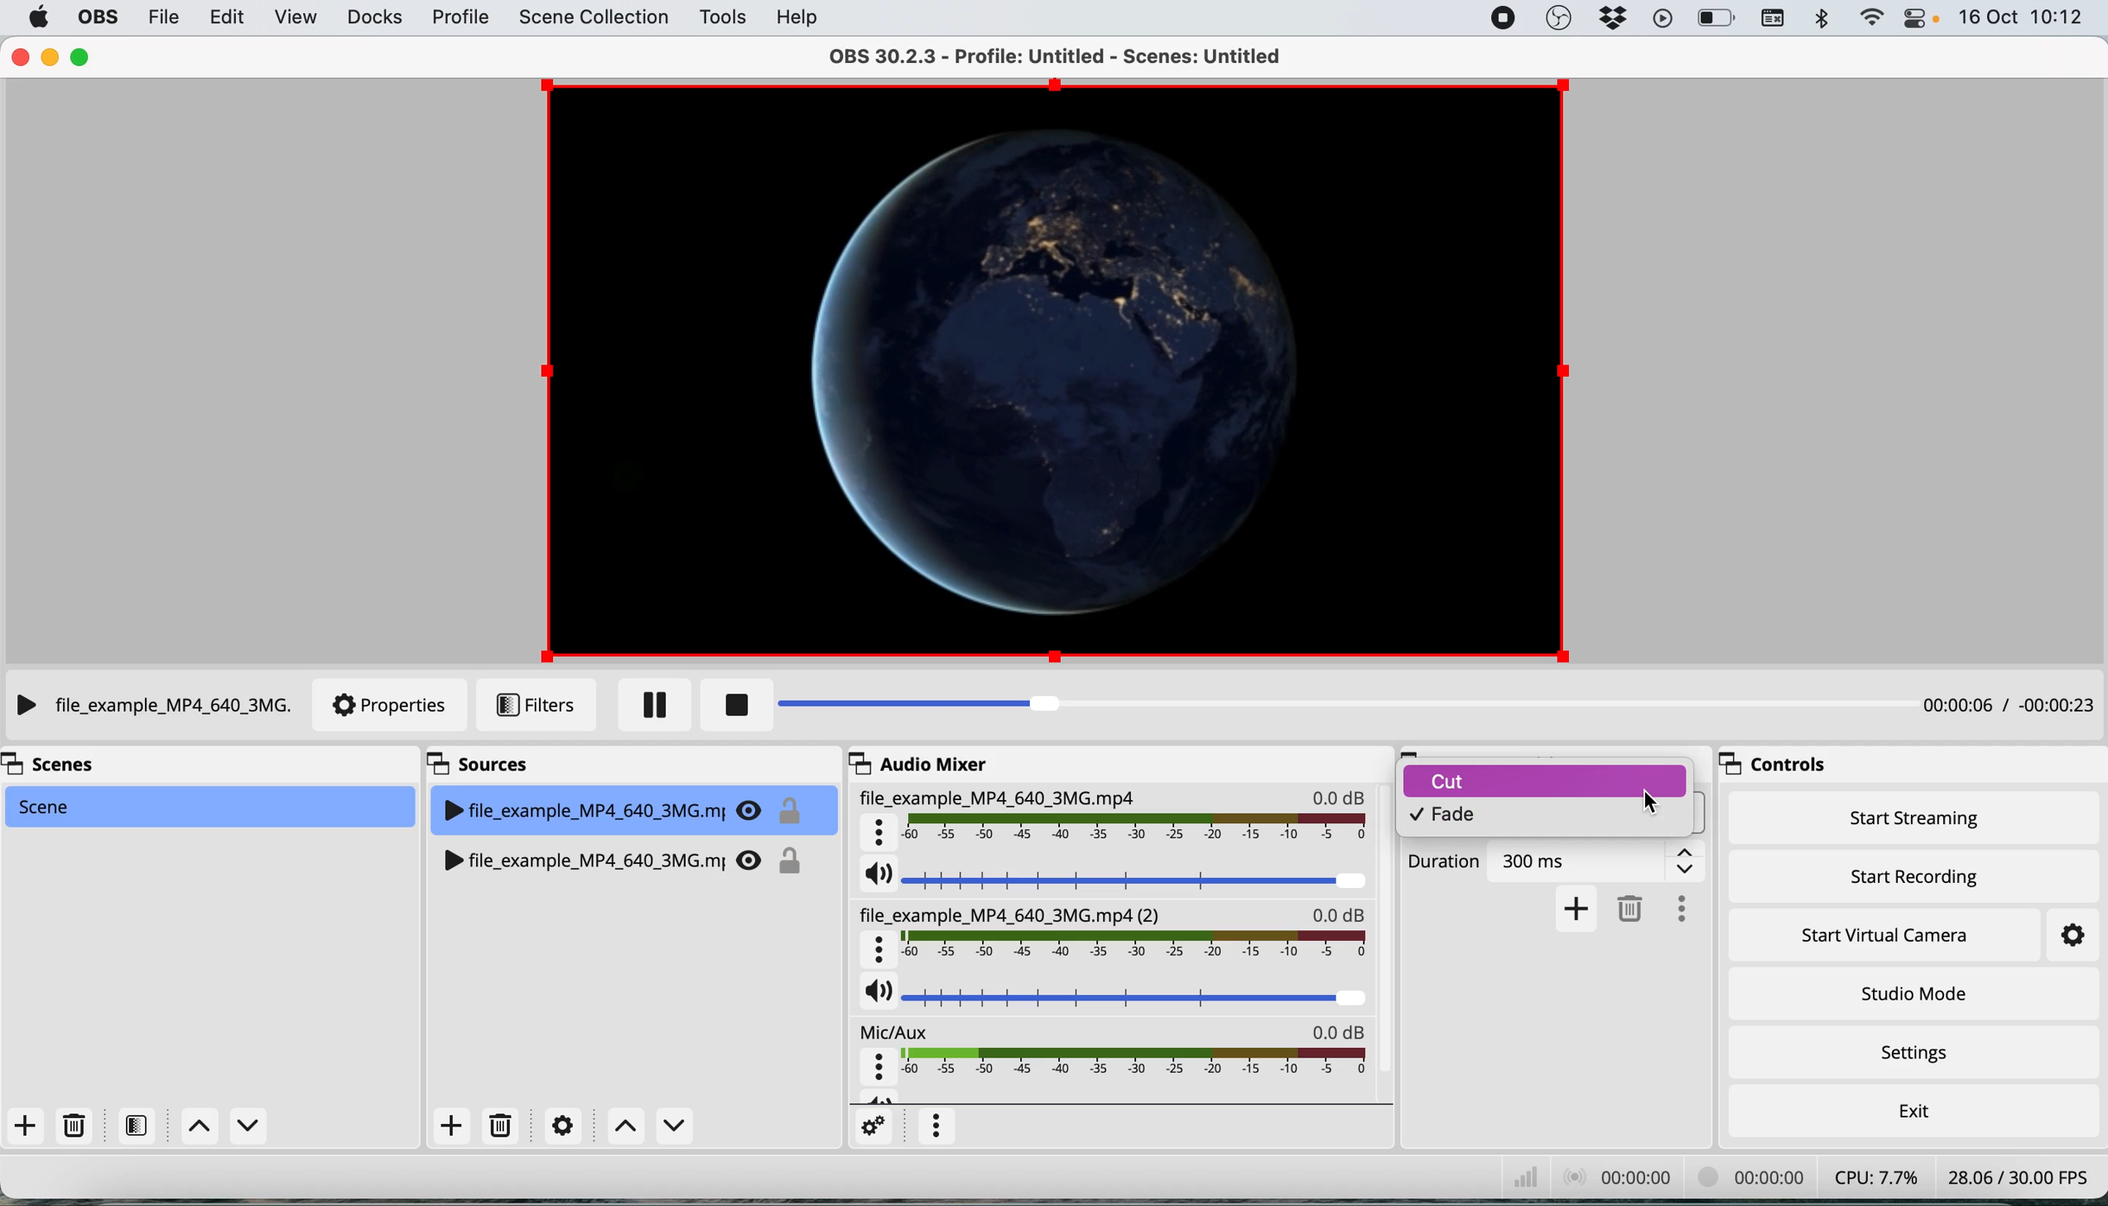  I want to click on switch between sources, so click(647, 1126).